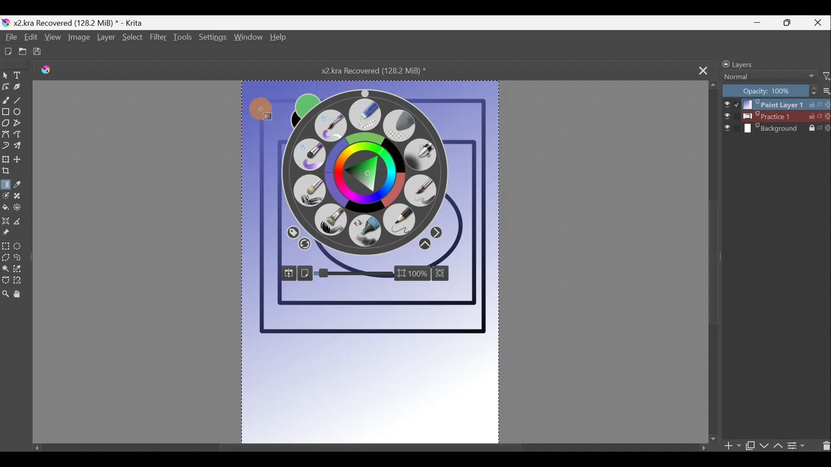 The height and width of the screenshot is (467, 831). I want to click on All, so click(292, 232).